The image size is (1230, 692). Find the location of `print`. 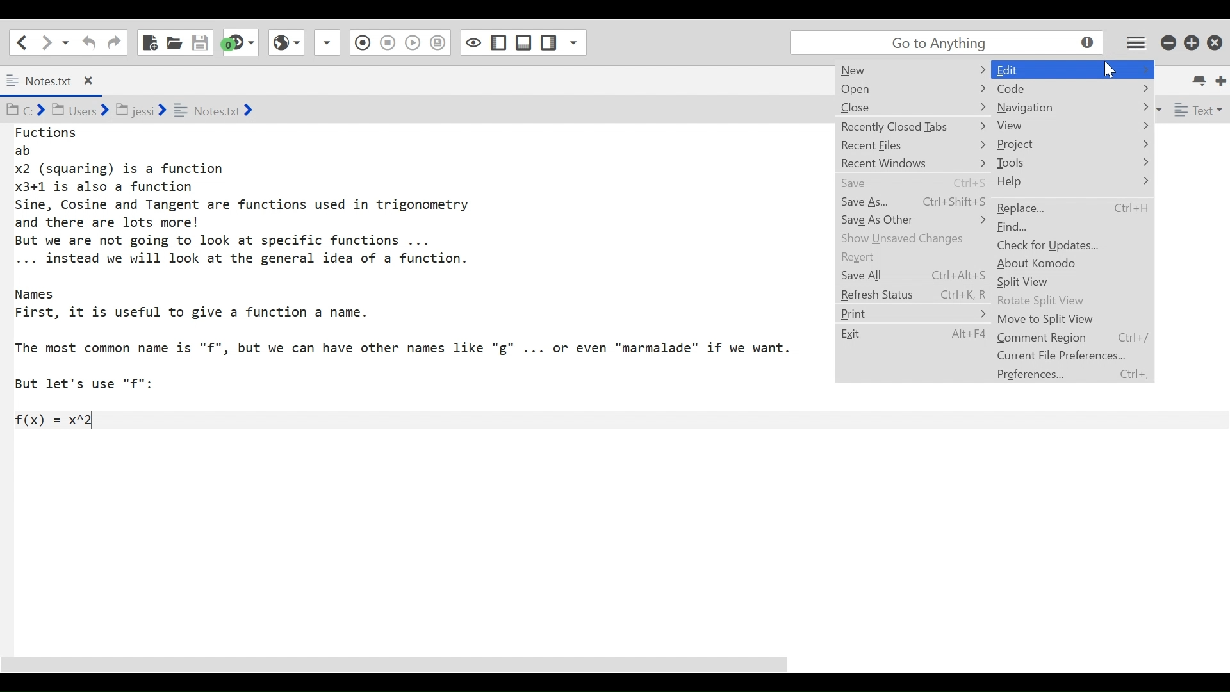

print is located at coordinates (880, 315).